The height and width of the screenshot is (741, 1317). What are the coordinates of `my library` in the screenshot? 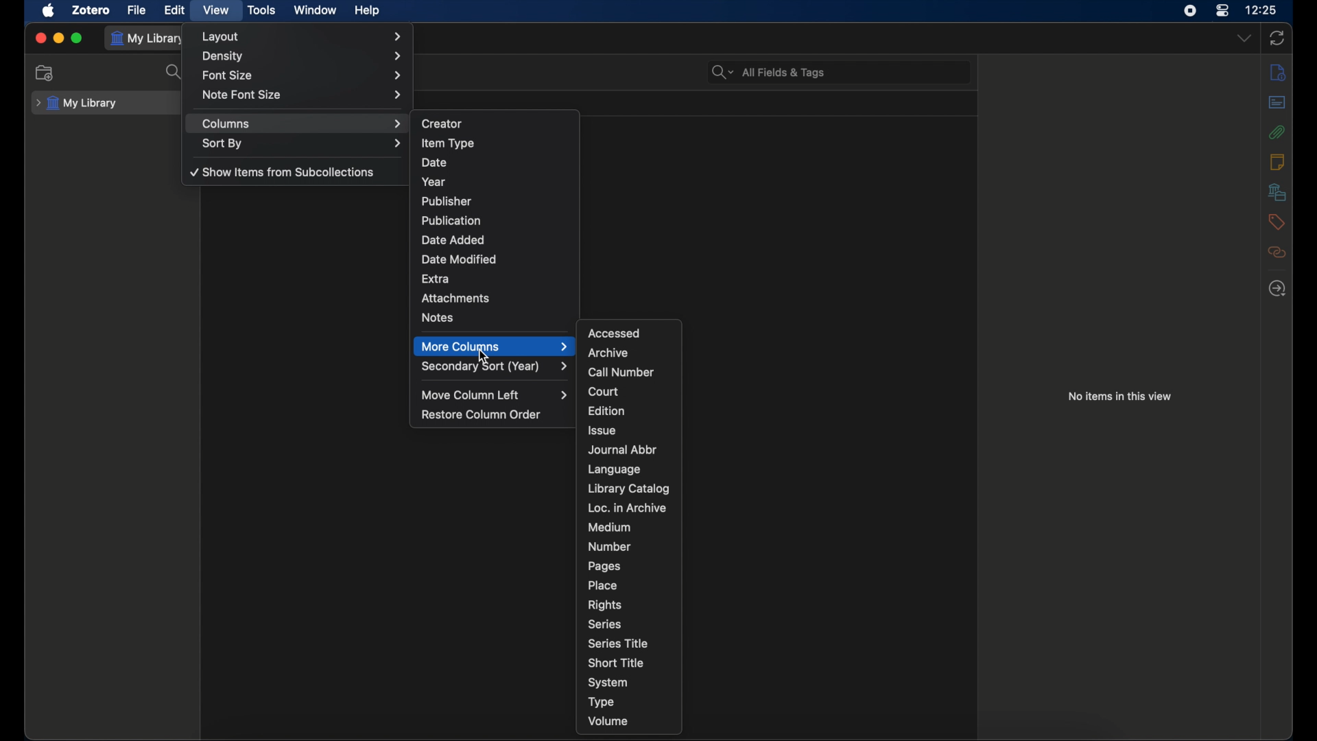 It's located at (77, 104).